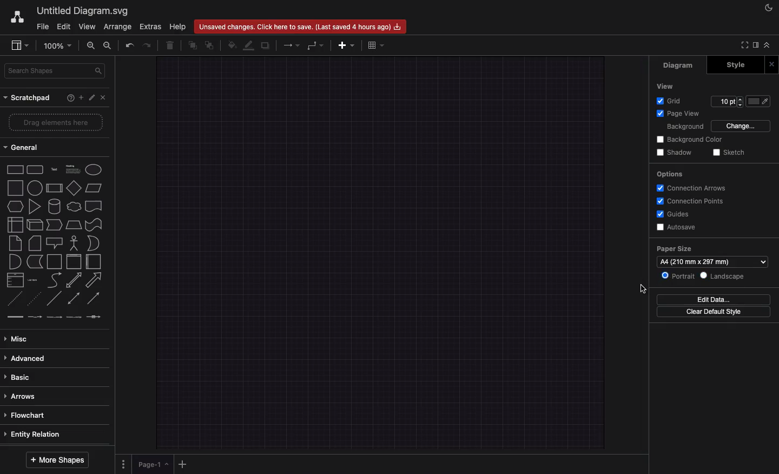  What do you see at coordinates (91, 97) in the screenshot?
I see `Tools` at bounding box center [91, 97].